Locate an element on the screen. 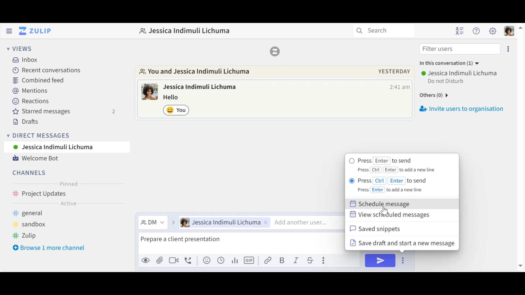  Welcome Bot is located at coordinates (35, 158).